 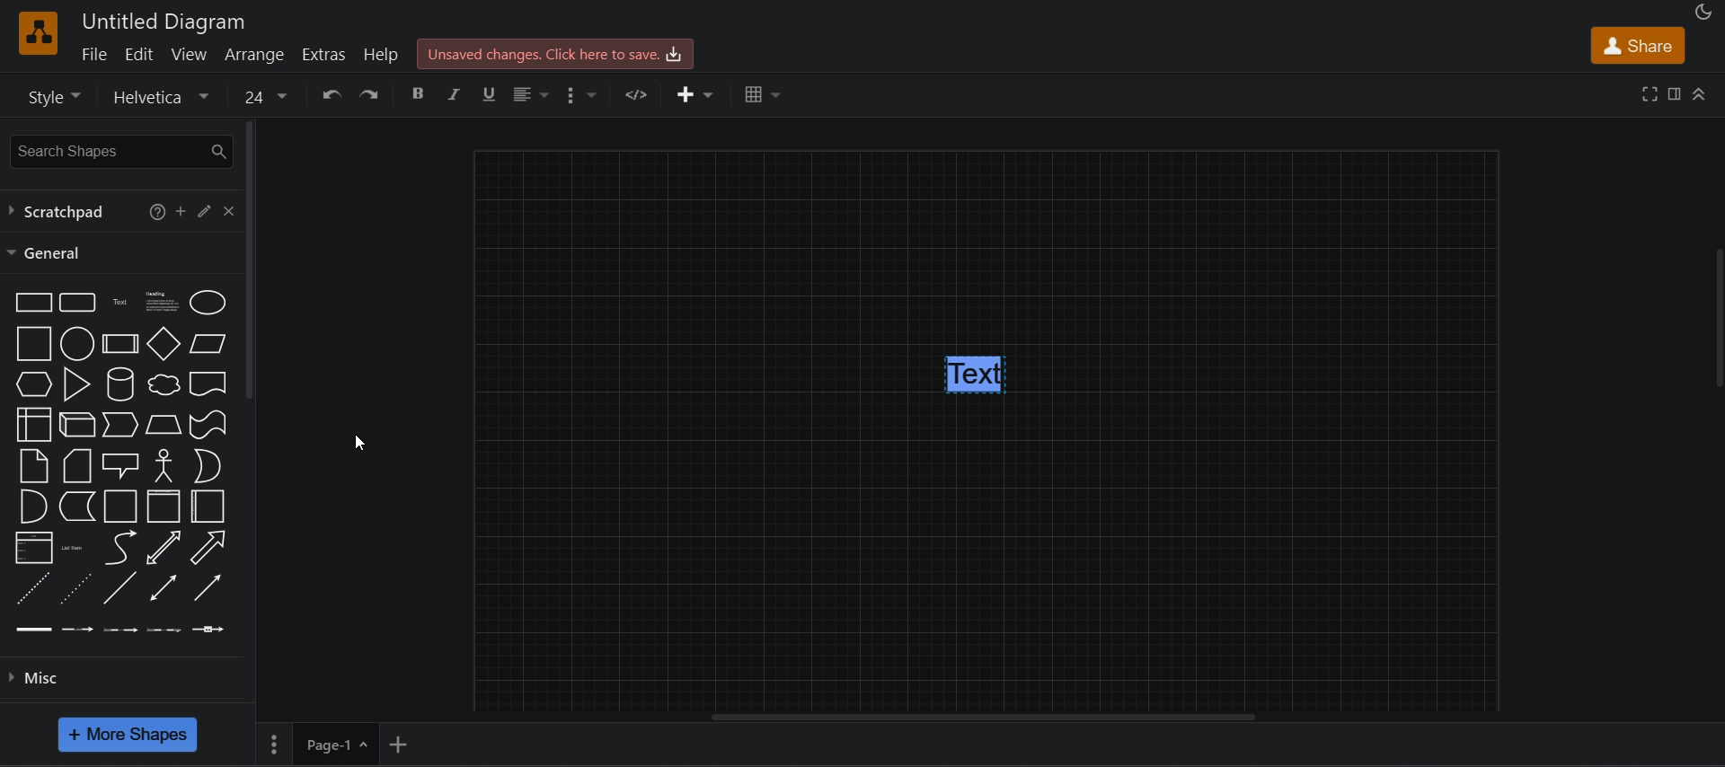 I want to click on close, so click(x=230, y=211).